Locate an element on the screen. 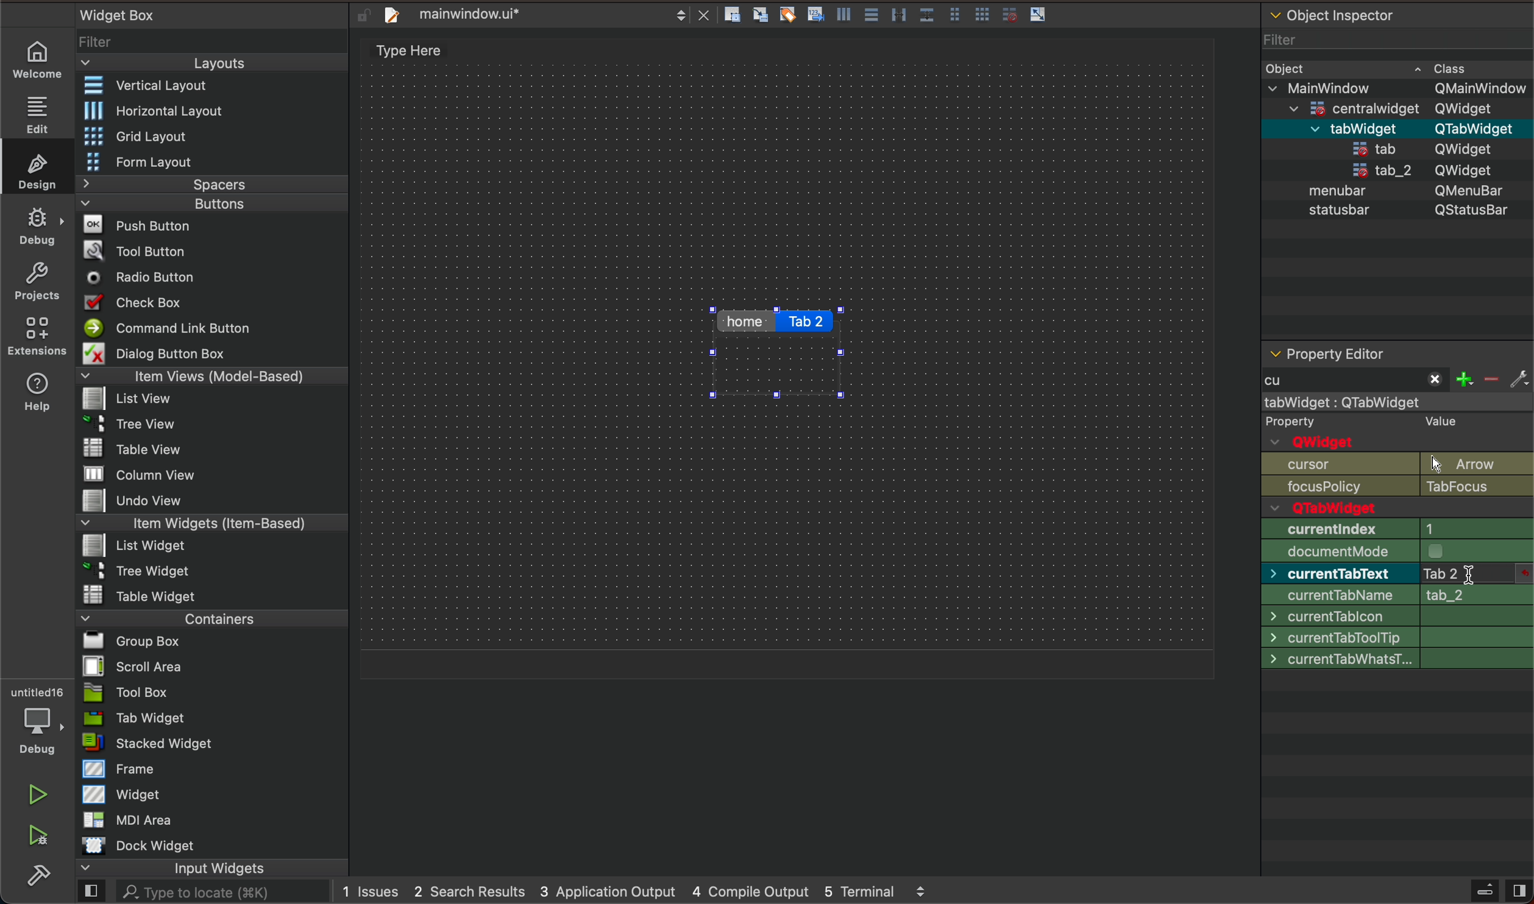  Frame is located at coordinates (113, 769).